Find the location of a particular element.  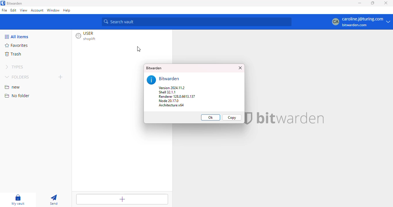

folders is located at coordinates (17, 77).